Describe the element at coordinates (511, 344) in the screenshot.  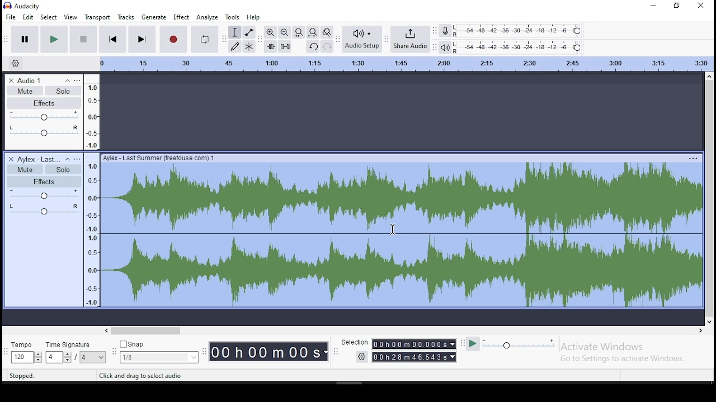
I see `plat at speed/ play at speed once` at that location.